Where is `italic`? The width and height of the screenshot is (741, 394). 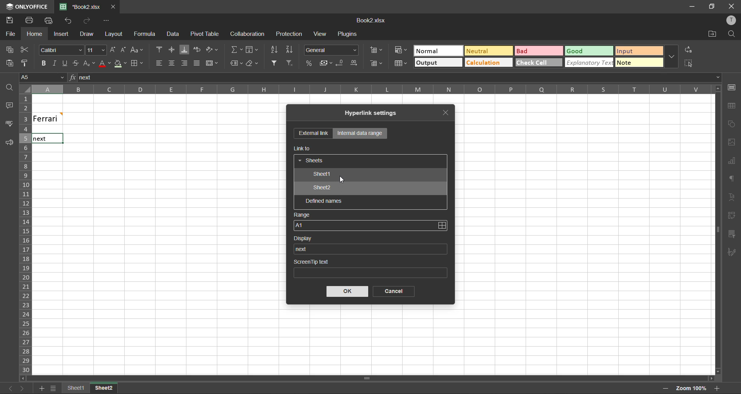
italic is located at coordinates (53, 63).